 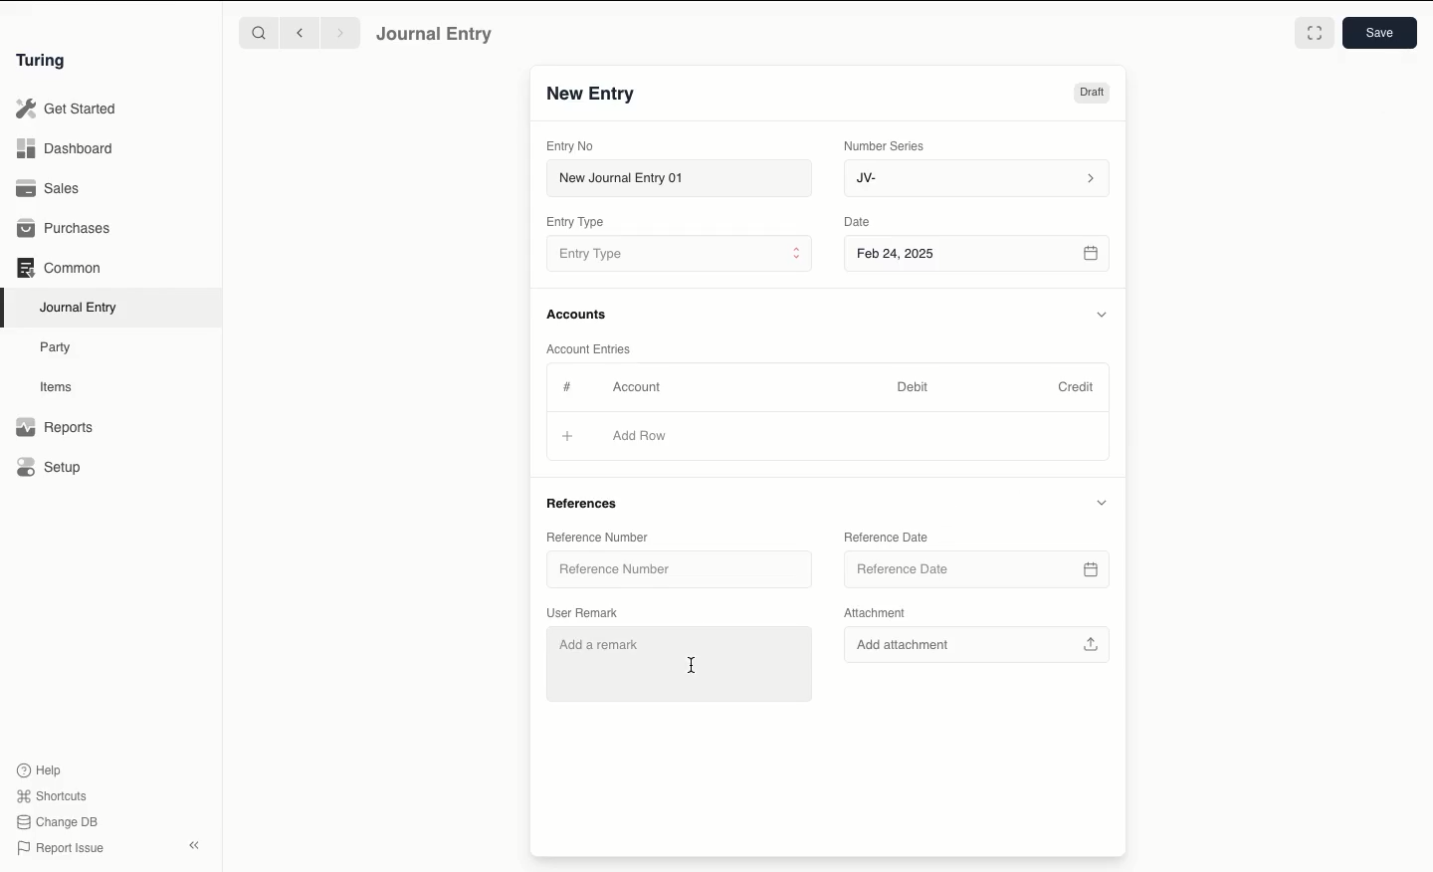 I want to click on Reference Number, so click(x=679, y=567).